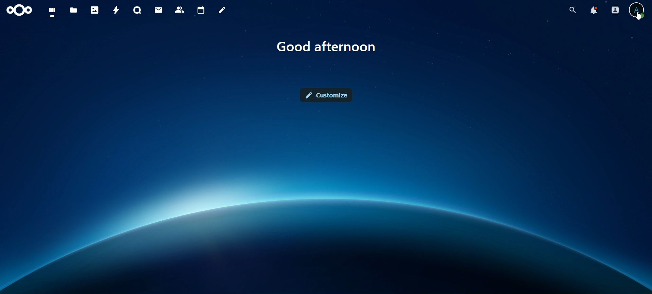 The height and width of the screenshot is (294, 652). What do you see at coordinates (94, 10) in the screenshot?
I see `photos` at bounding box center [94, 10].